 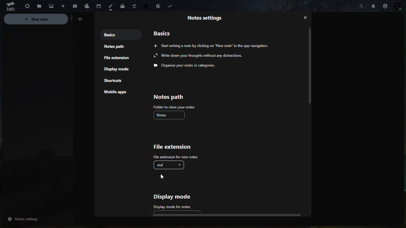 I want to click on upgrade, so click(x=134, y=5).